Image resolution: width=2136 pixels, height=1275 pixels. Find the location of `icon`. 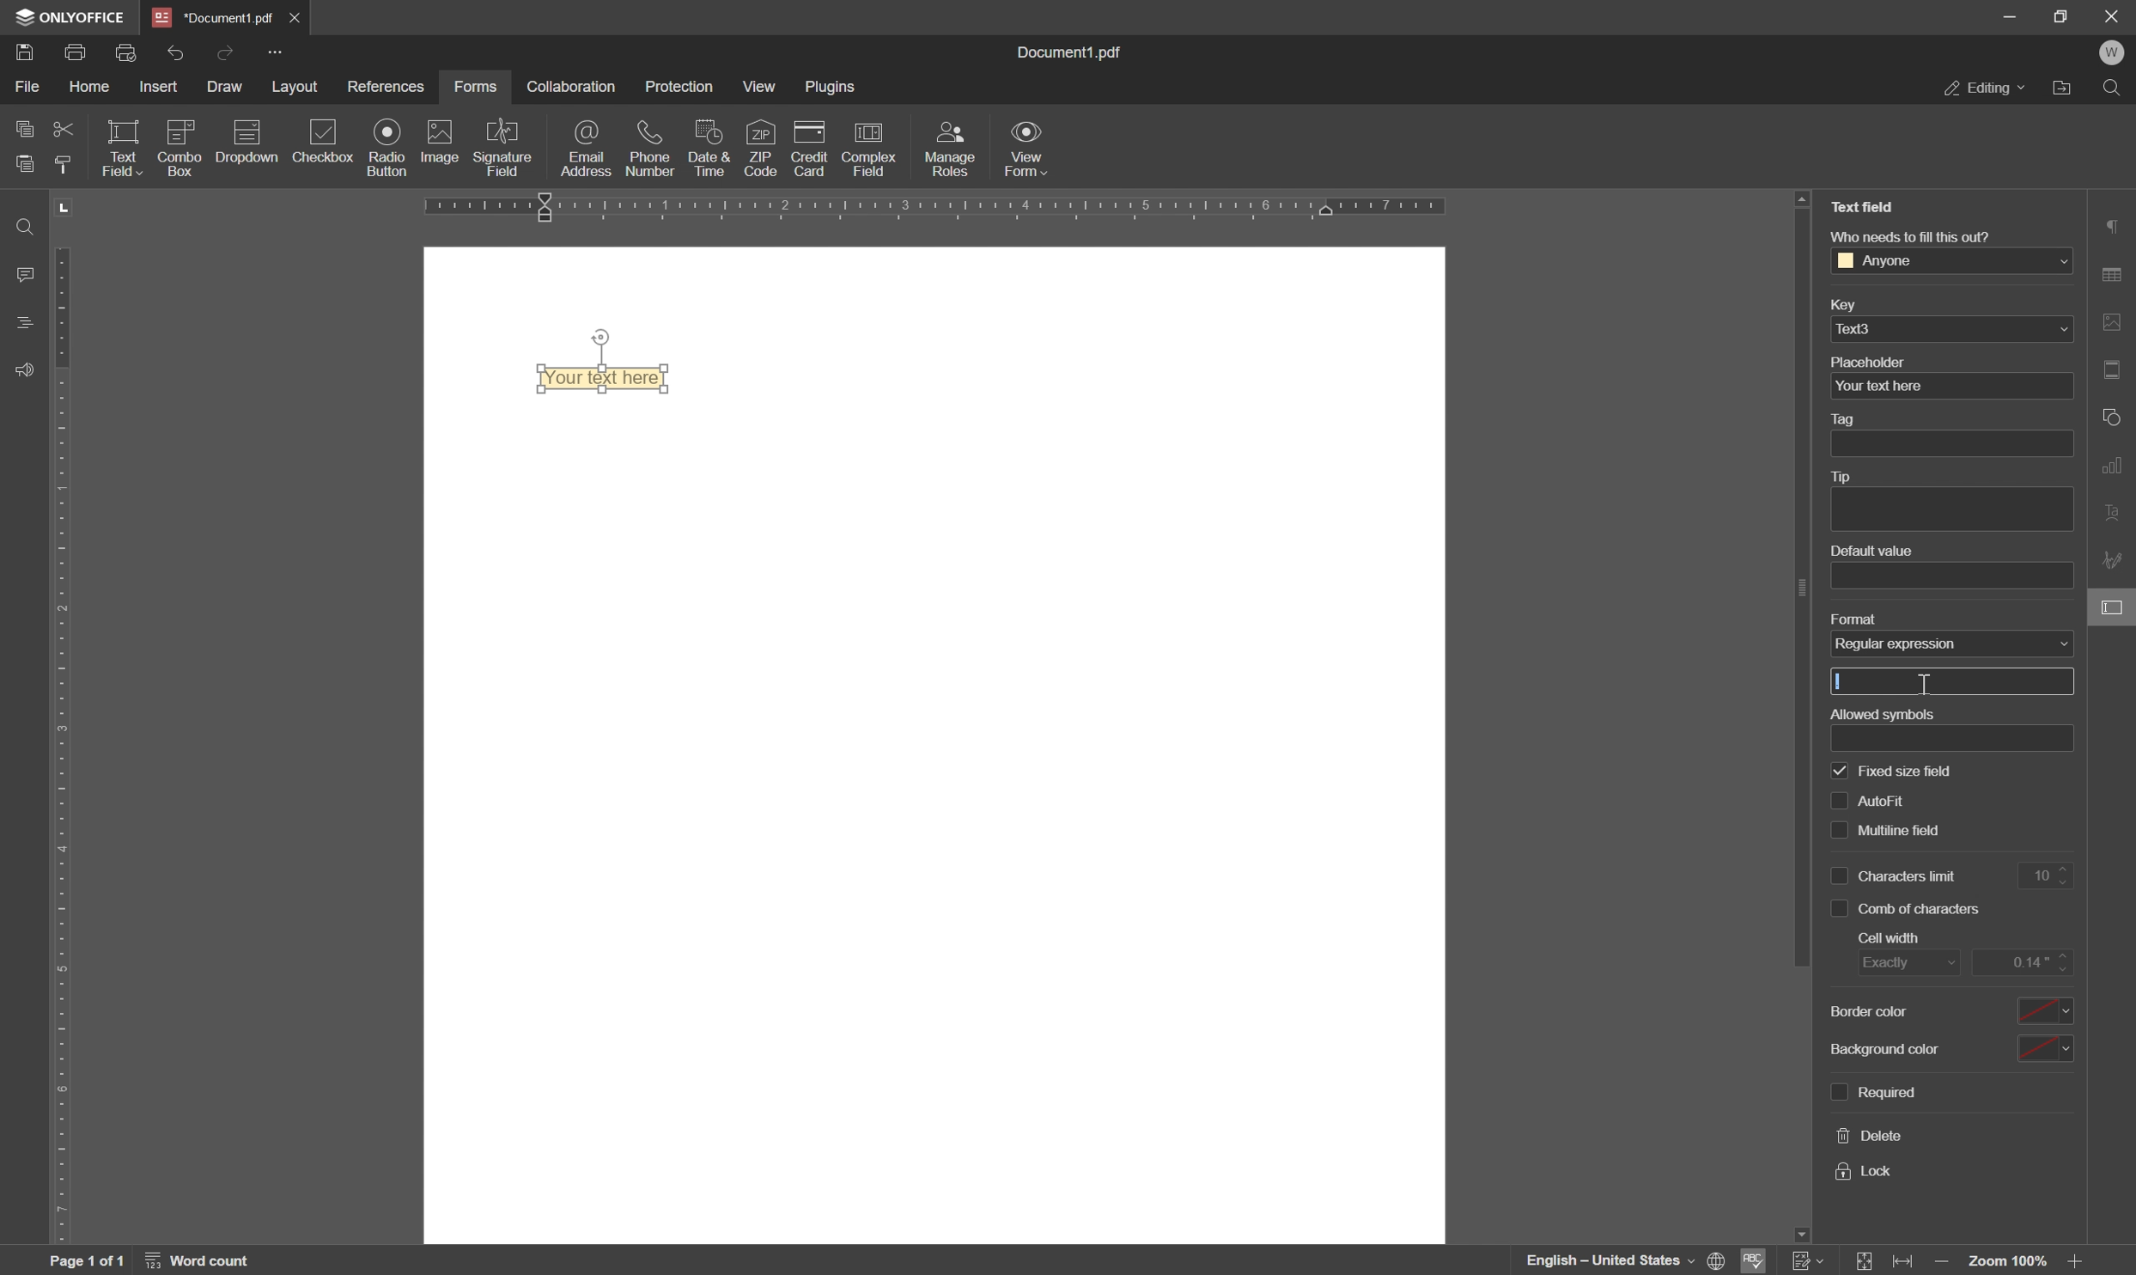

icon is located at coordinates (245, 146).